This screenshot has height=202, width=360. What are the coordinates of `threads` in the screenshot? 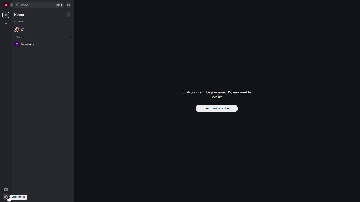 It's located at (6, 189).